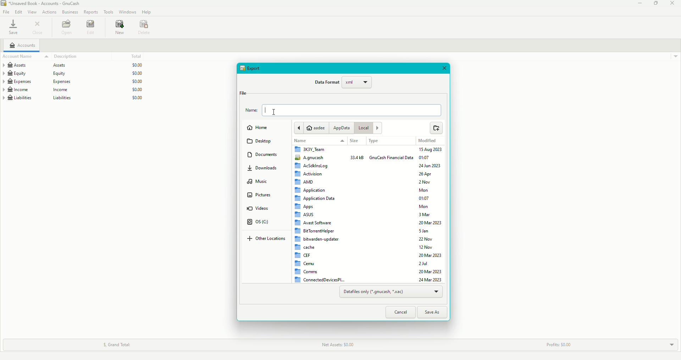 The width and height of the screenshot is (681, 360). What do you see at coordinates (252, 68) in the screenshot?
I see `Export` at bounding box center [252, 68].